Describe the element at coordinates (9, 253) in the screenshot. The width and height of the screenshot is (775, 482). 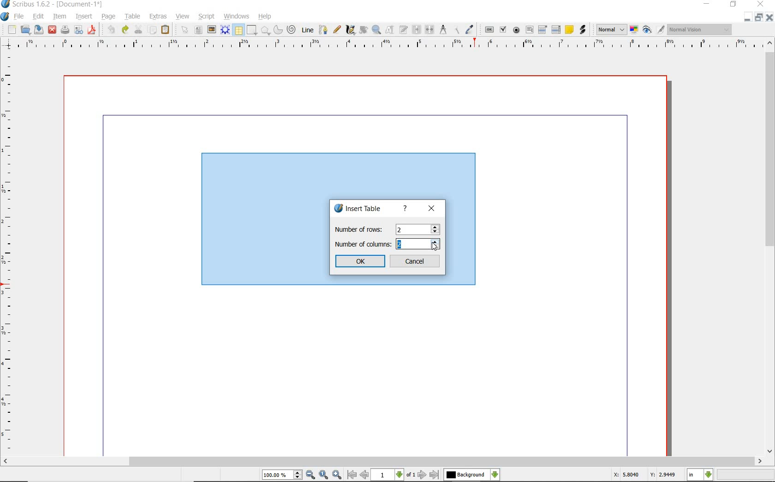
I see `ruler` at that location.